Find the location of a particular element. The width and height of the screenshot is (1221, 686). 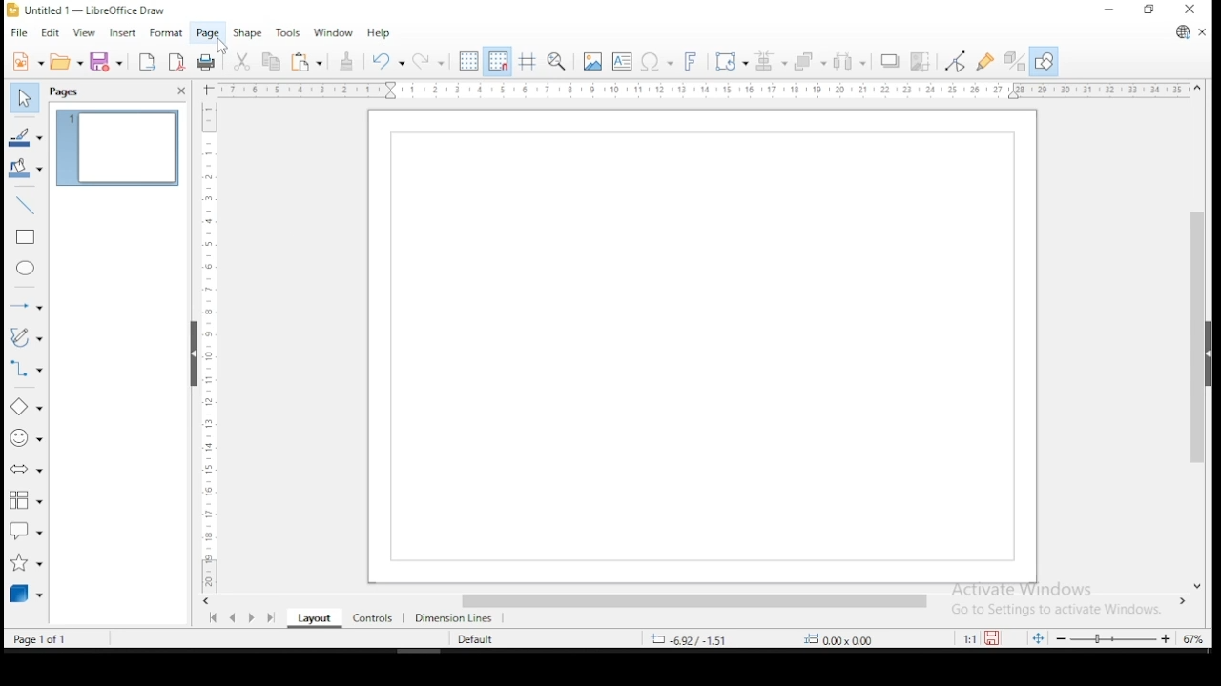

window is located at coordinates (333, 34).